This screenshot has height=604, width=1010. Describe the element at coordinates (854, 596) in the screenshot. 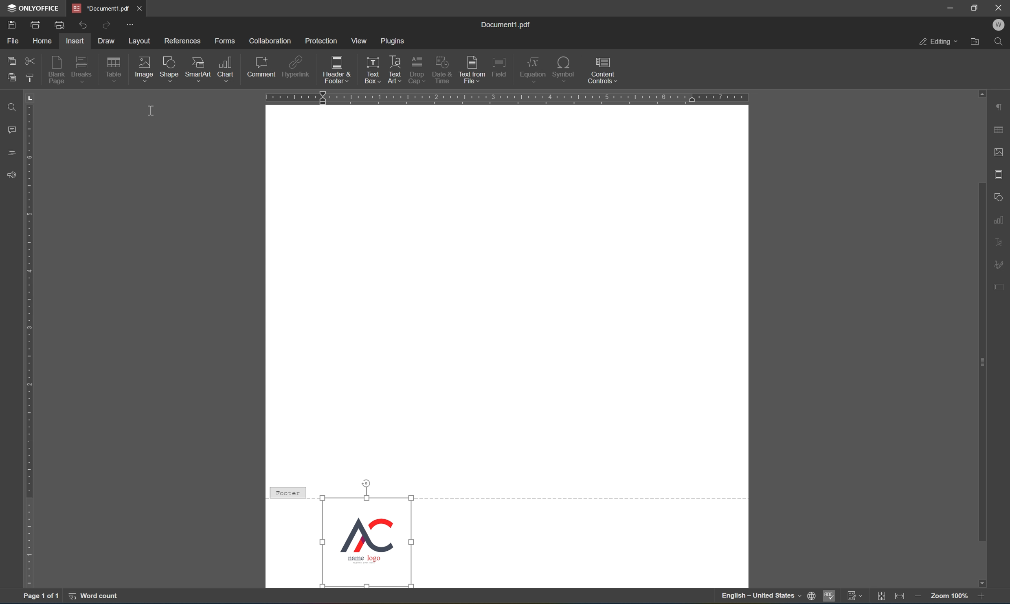

I see `track changes` at that location.